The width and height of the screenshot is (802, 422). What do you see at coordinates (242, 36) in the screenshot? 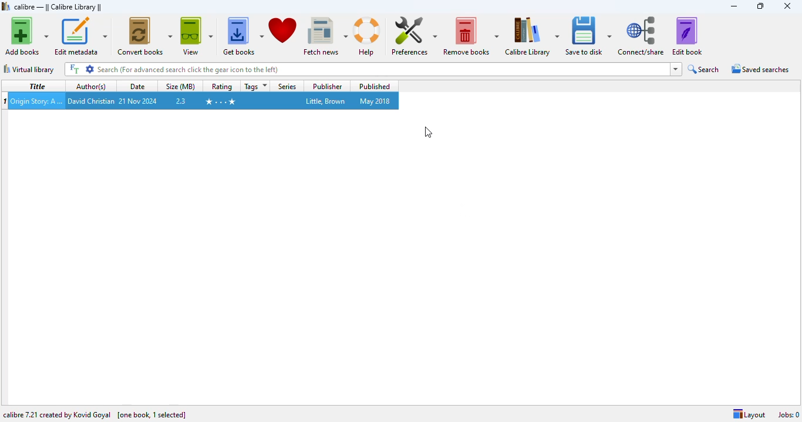
I see `get books` at bounding box center [242, 36].